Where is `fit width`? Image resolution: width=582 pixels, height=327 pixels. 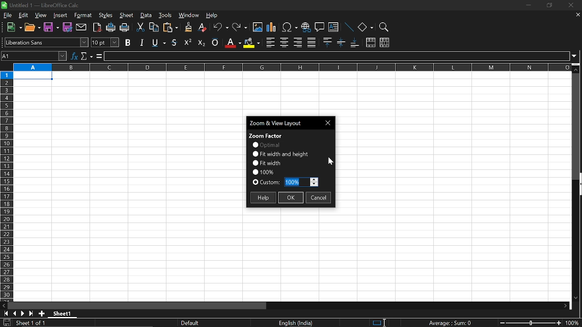 fit width is located at coordinates (266, 163).